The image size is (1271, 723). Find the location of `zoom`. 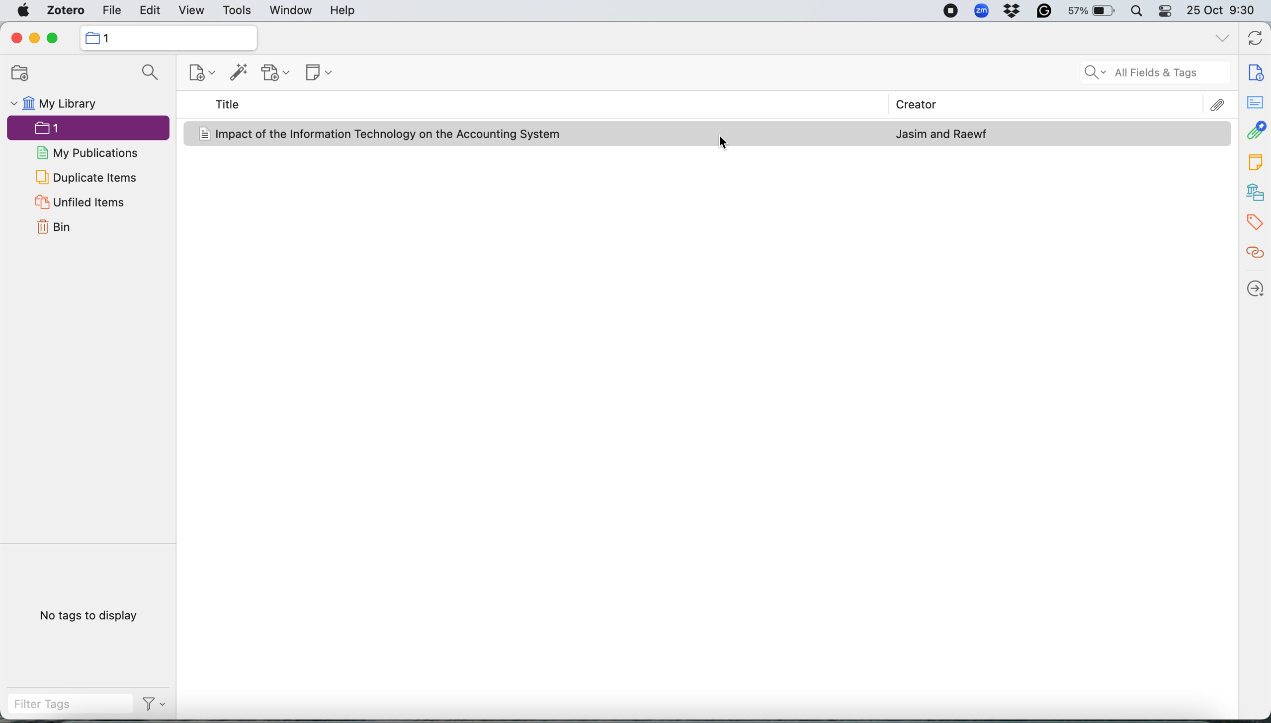

zoom is located at coordinates (981, 10).